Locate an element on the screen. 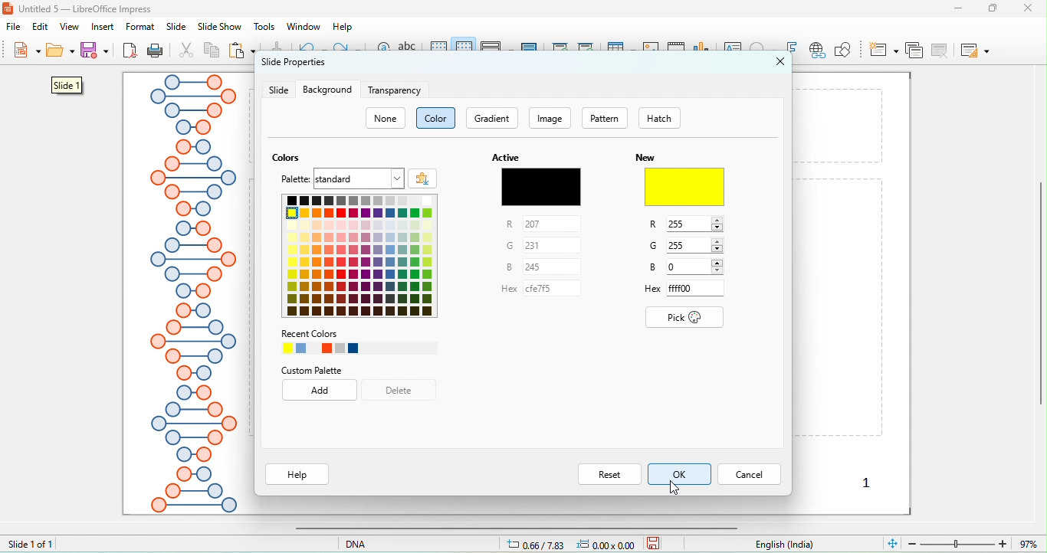 This screenshot has height=553, width=1047. DNA theme is located at coordinates (192, 294).